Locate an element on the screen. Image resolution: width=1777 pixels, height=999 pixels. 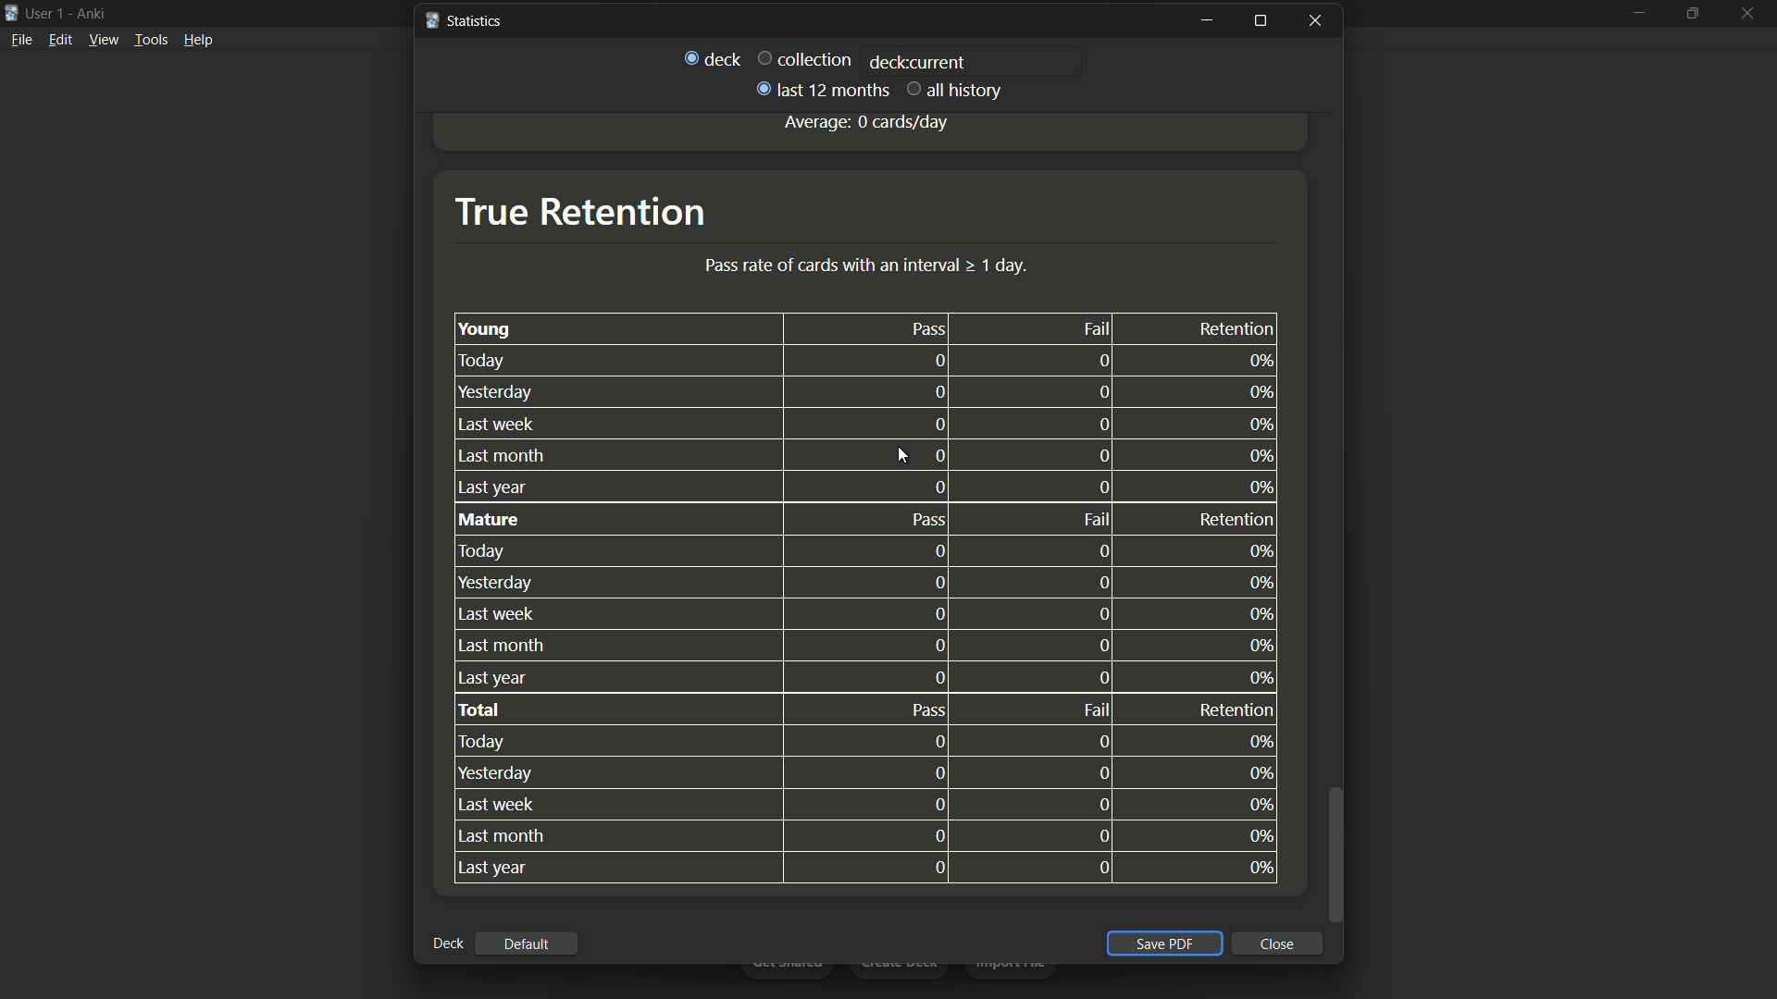
edit menu is located at coordinates (59, 39).